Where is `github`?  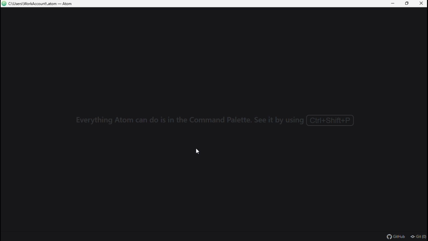 github is located at coordinates (396, 236).